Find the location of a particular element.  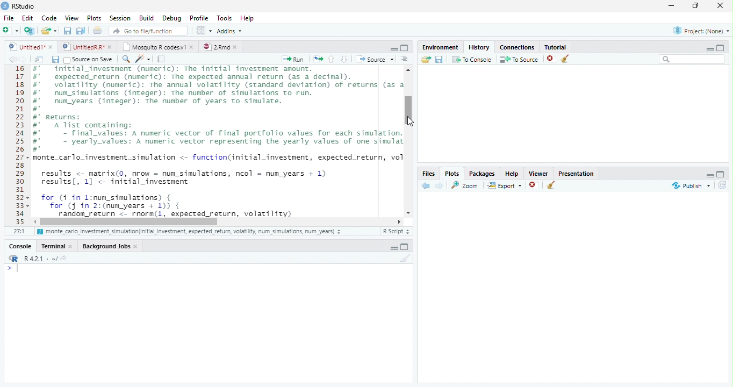

2.Rmd is located at coordinates (220, 47).